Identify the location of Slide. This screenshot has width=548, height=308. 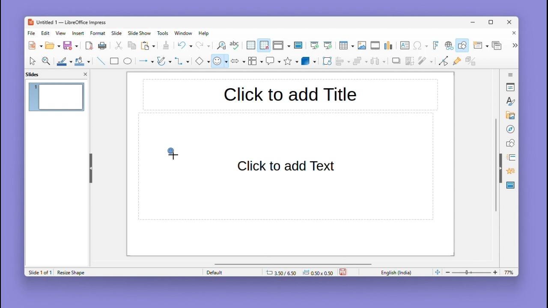
(117, 33).